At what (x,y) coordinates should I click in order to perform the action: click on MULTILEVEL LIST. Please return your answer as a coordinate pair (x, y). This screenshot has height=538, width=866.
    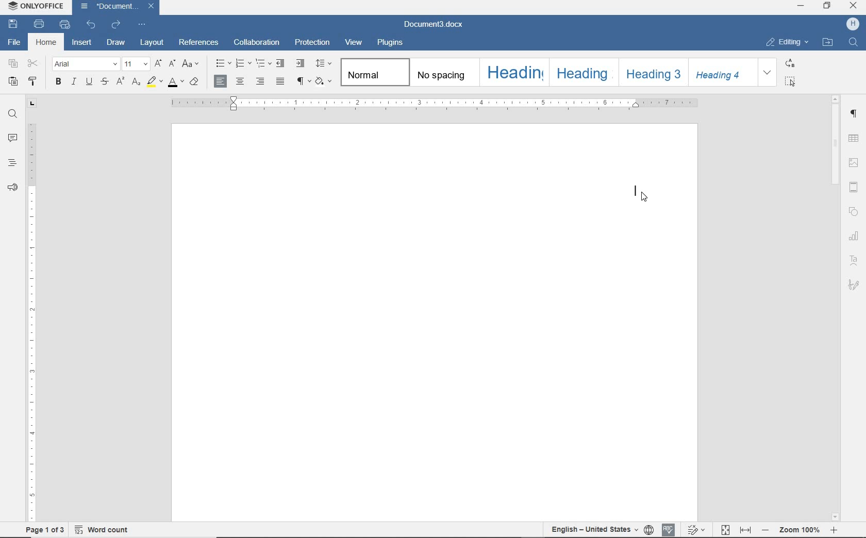
    Looking at the image, I should click on (262, 64).